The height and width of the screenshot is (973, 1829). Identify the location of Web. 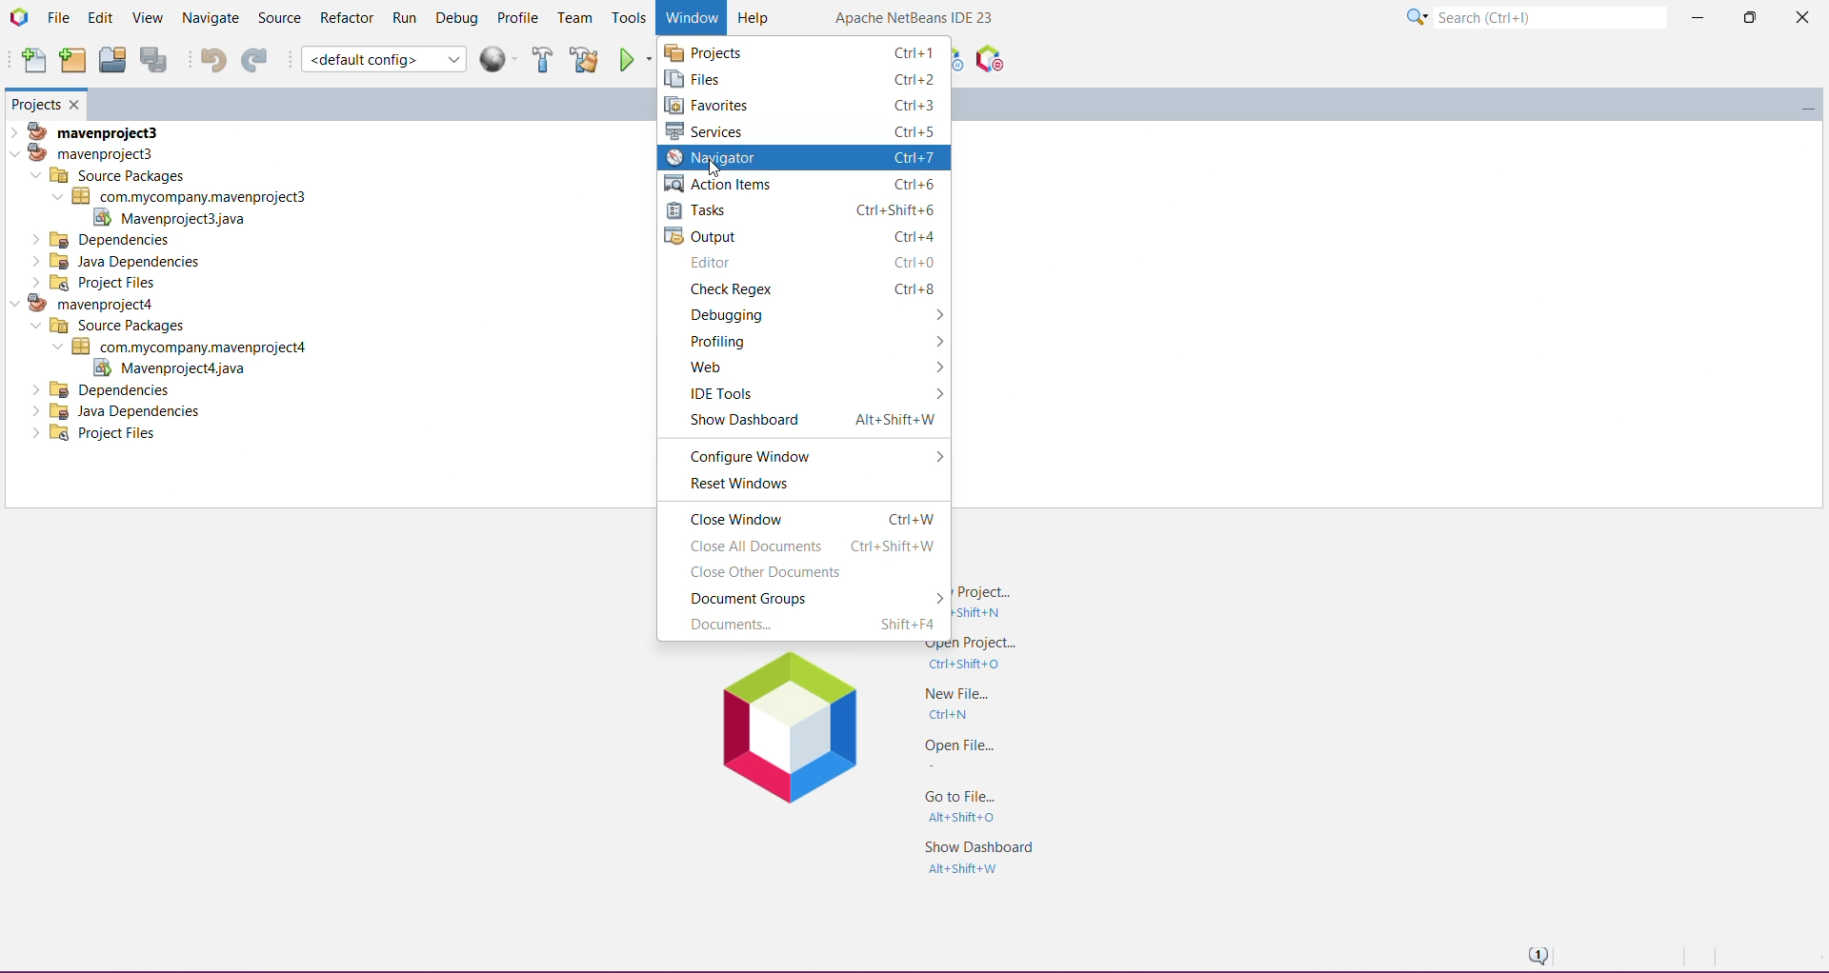
(809, 367).